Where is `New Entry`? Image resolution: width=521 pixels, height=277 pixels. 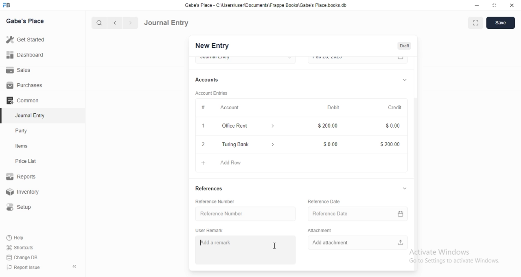
New Entry is located at coordinates (212, 46).